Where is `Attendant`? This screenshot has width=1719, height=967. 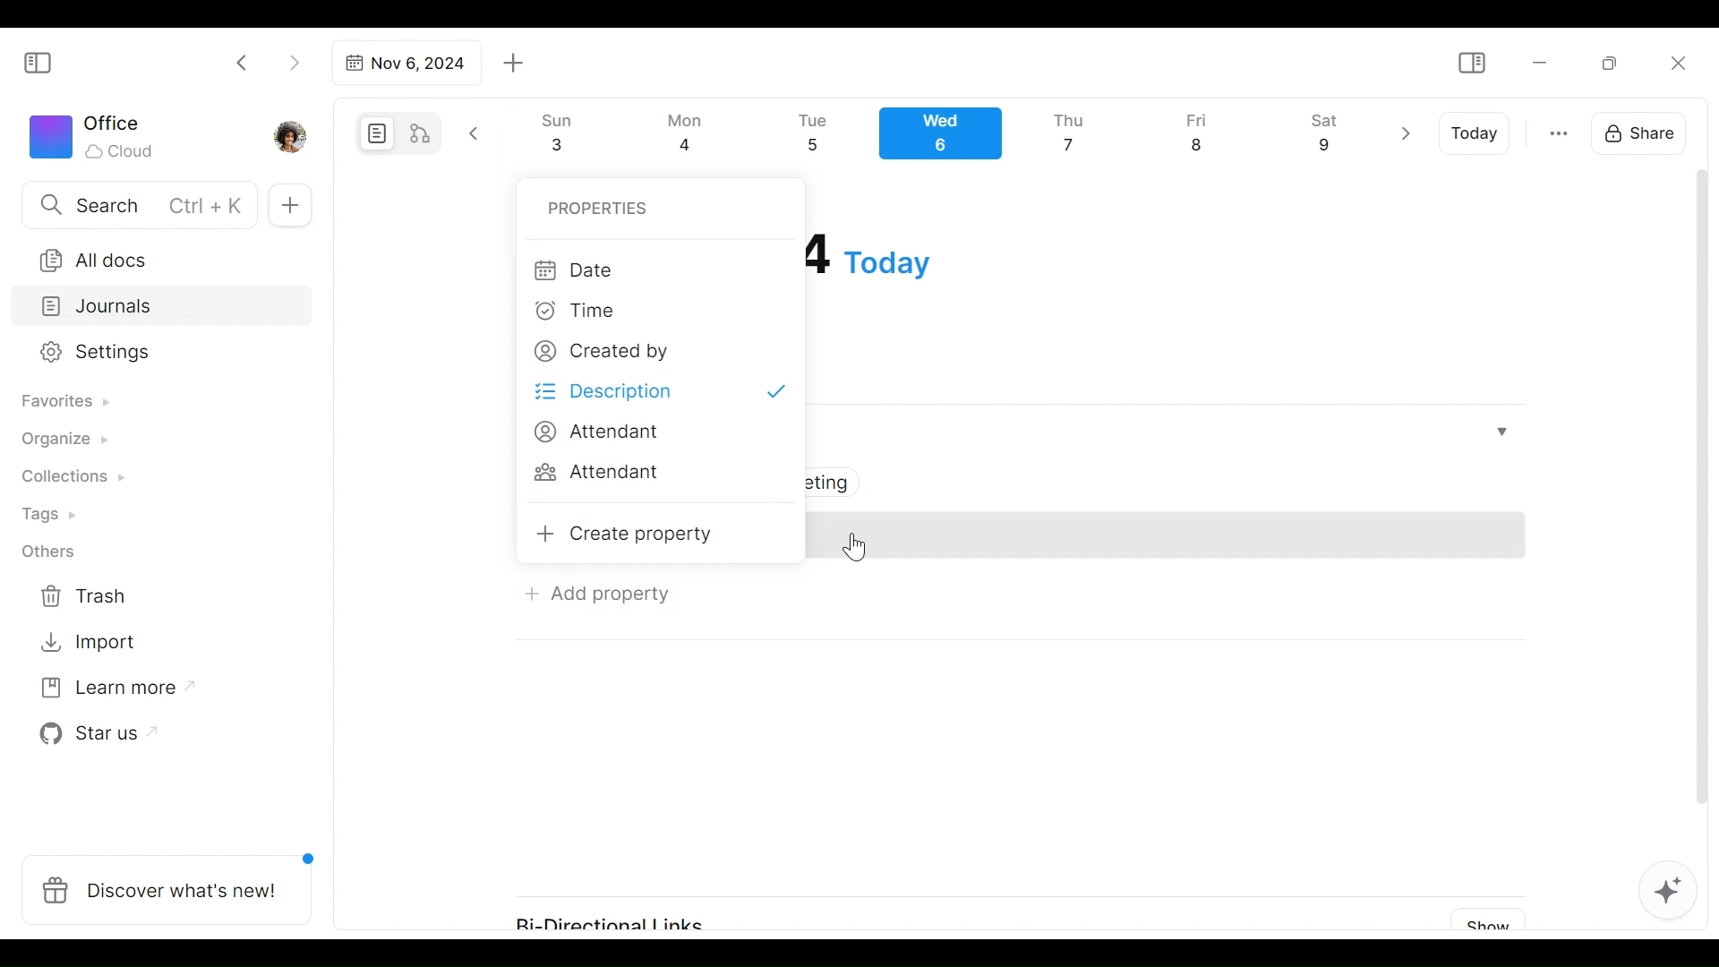
Attendant is located at coordinates (597, 475).